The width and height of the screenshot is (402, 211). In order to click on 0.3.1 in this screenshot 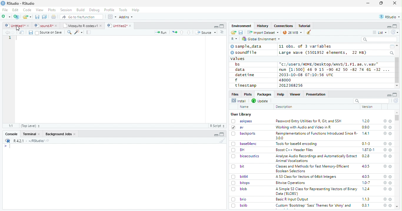, I will do `click(366, 205)`.